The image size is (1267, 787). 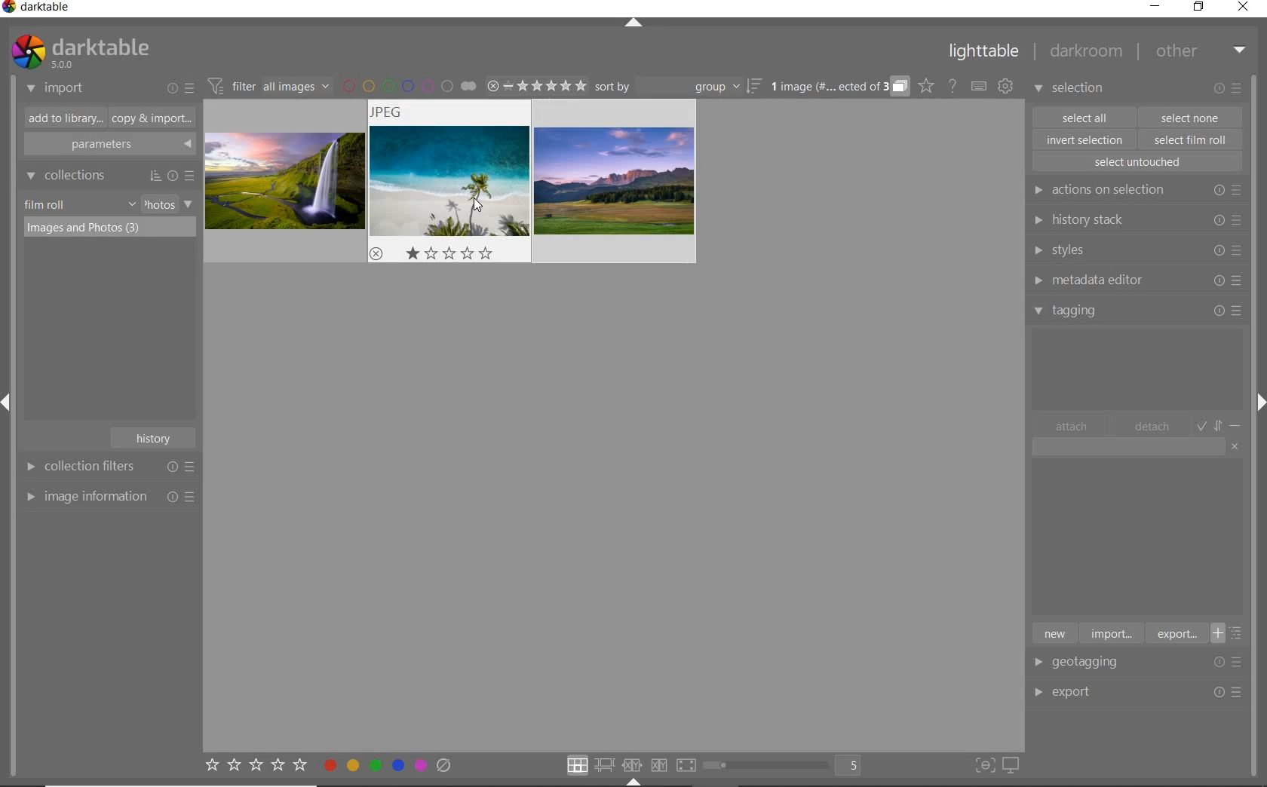 I want to click on click option to select layout, so click(x=628, y=765).